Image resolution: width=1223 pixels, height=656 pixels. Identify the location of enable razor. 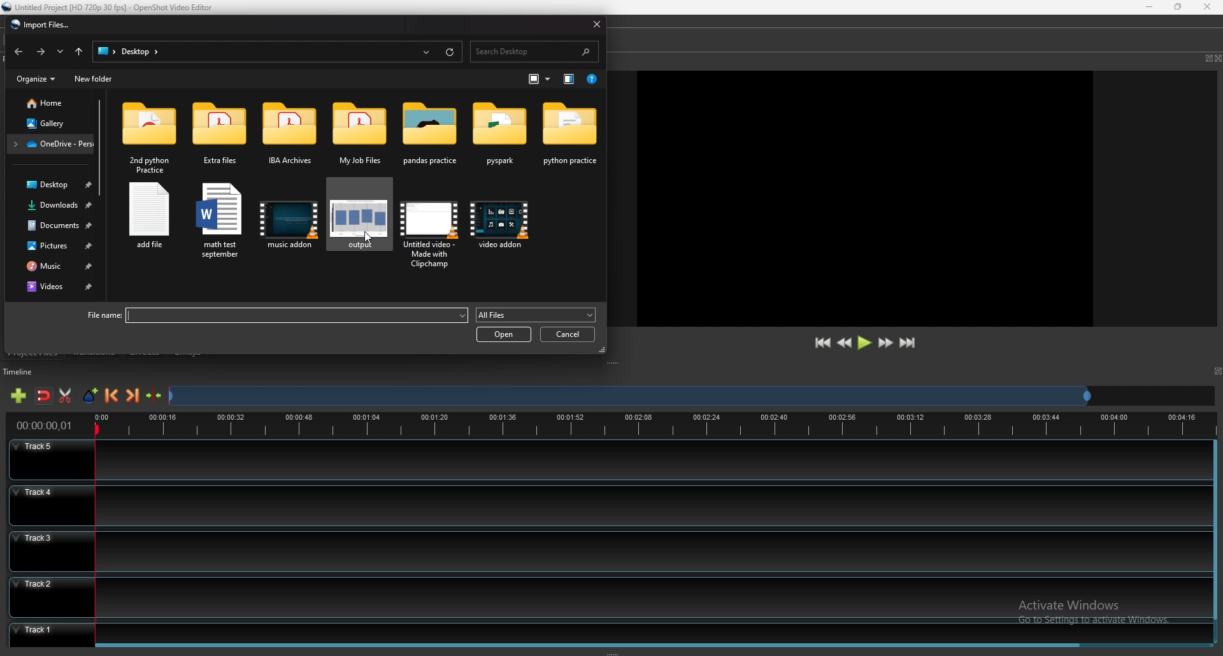
(64, 396).